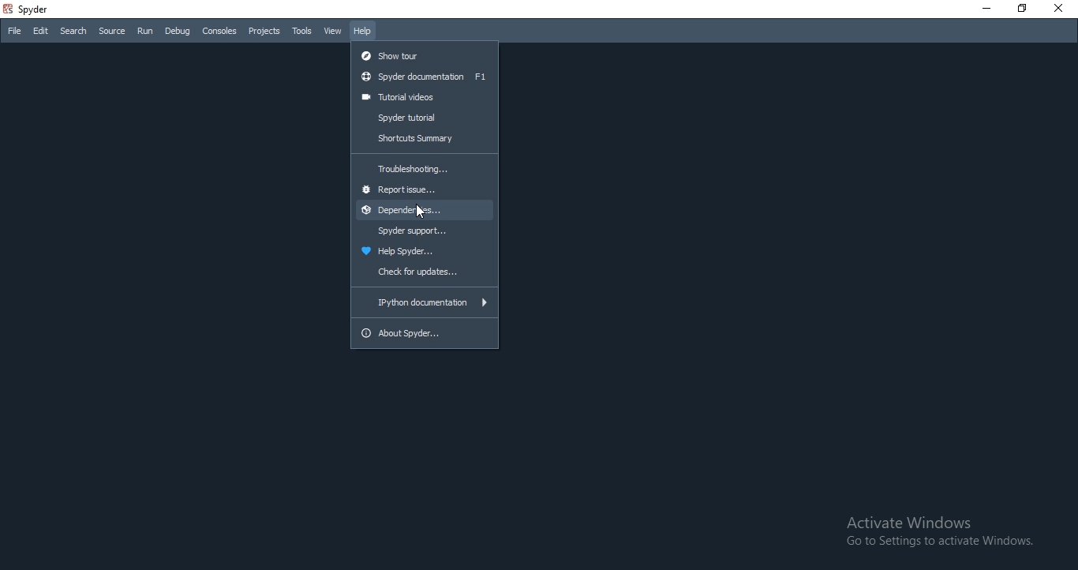 The image size is (1078, 570). I want to click on Edit, so click(41, 32).